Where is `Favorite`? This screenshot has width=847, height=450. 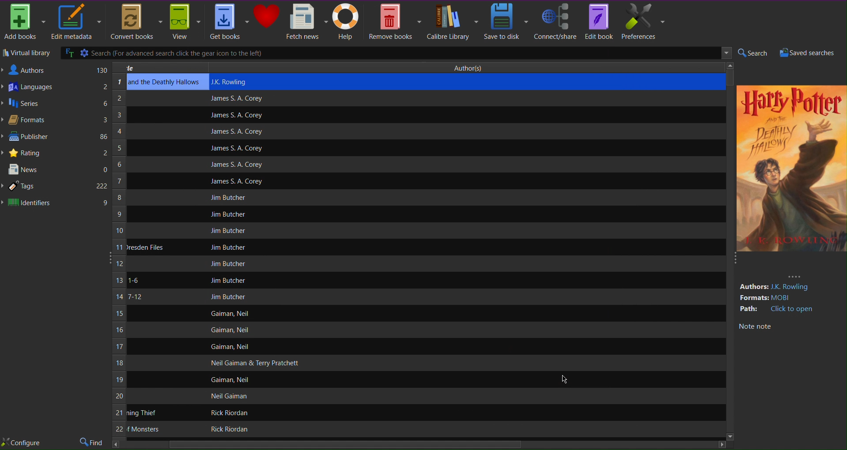 Favorite is located at coordinates (267, 16).